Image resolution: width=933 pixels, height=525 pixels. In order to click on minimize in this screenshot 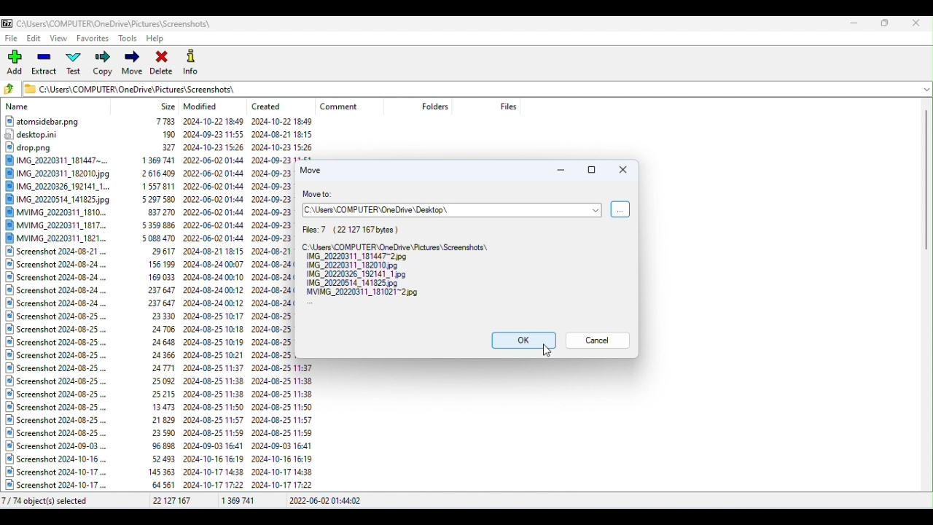, I will do `click(561, 171)`.